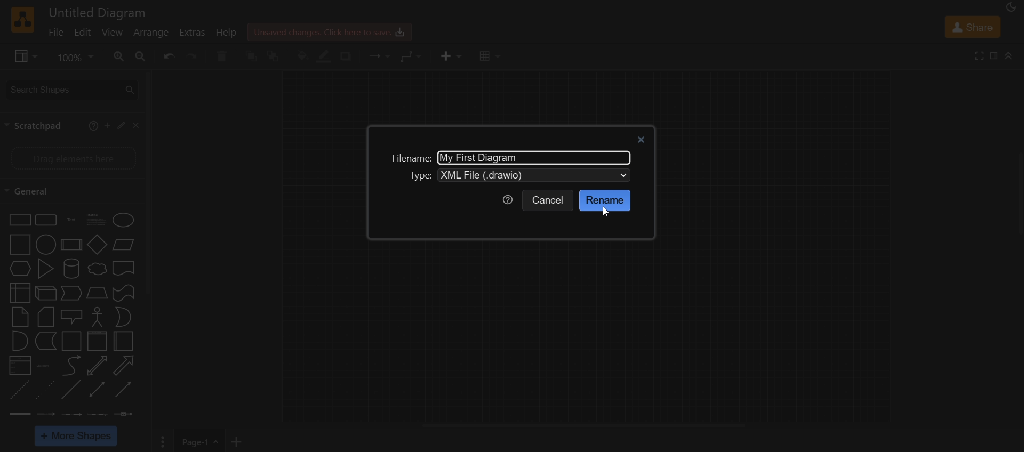  What do you see at coordinates (605, 211) in the screenshot?
I see `cursor` at bounding box center [605, 211].